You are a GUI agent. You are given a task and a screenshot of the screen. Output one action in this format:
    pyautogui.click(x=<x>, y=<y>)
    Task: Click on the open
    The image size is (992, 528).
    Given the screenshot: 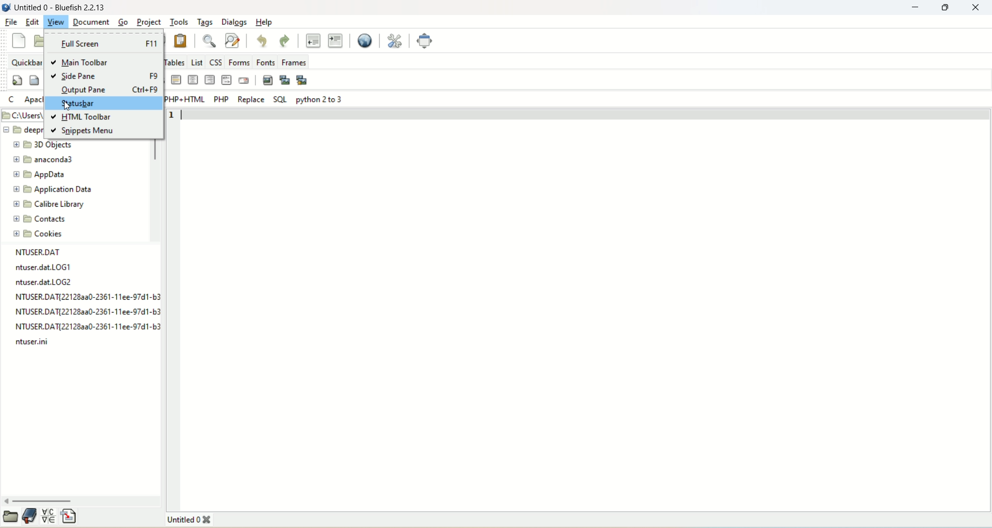 What is the action you would take?
    pyautogui.click(x=37, y=42)
    